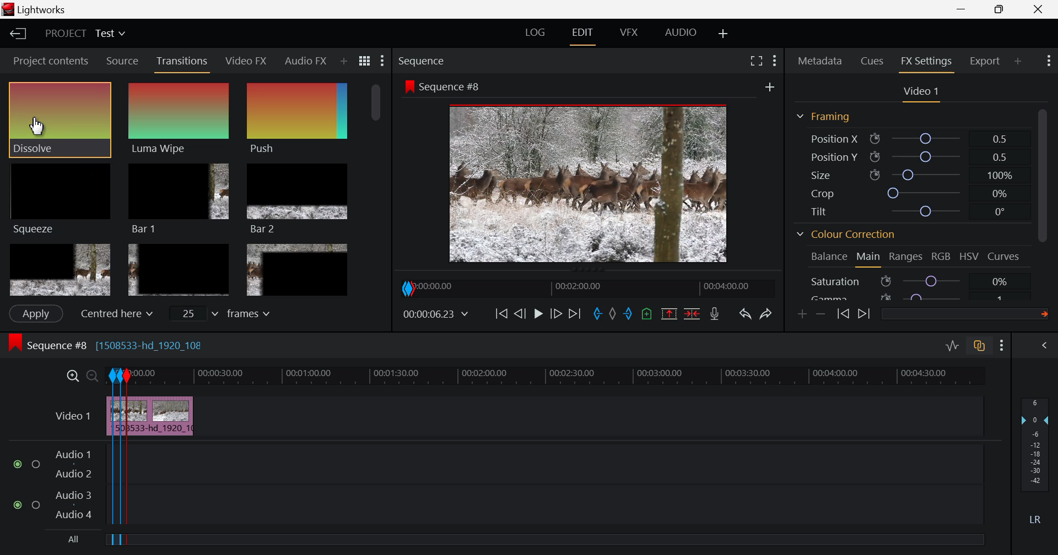 The width and height of the screenshot is (1058, 555). I want to click on Cursor, so click(37, 127).